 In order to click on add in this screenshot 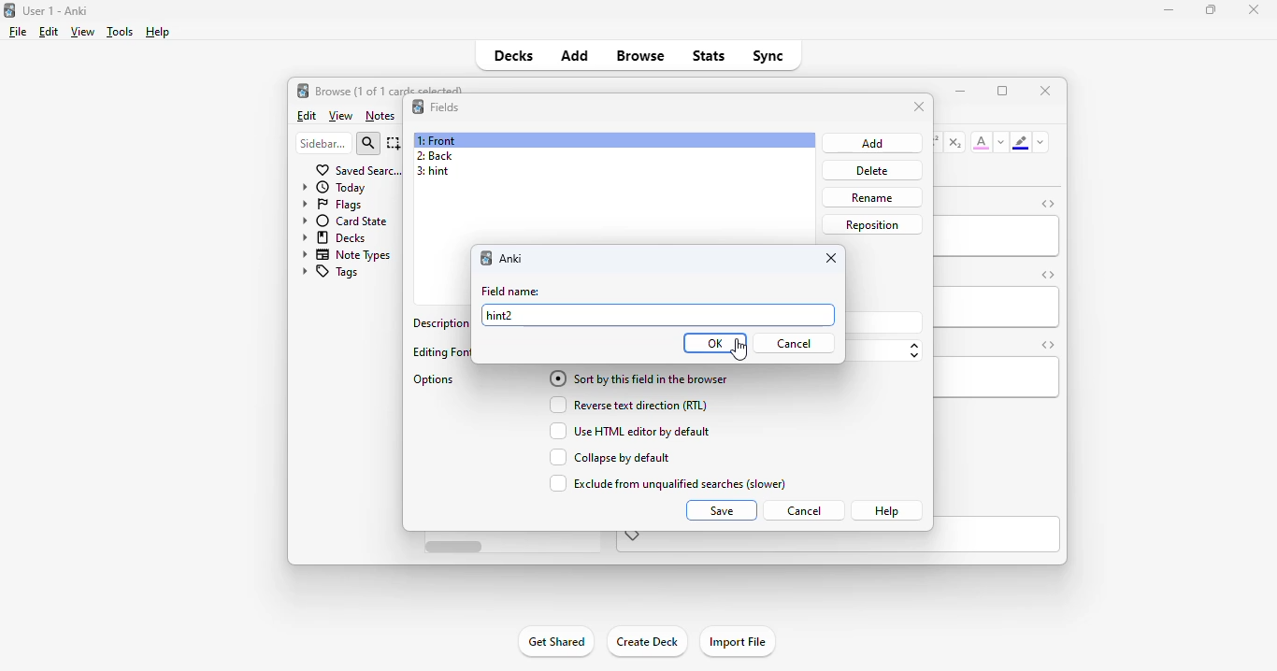, I will do `click(575, 54)`.